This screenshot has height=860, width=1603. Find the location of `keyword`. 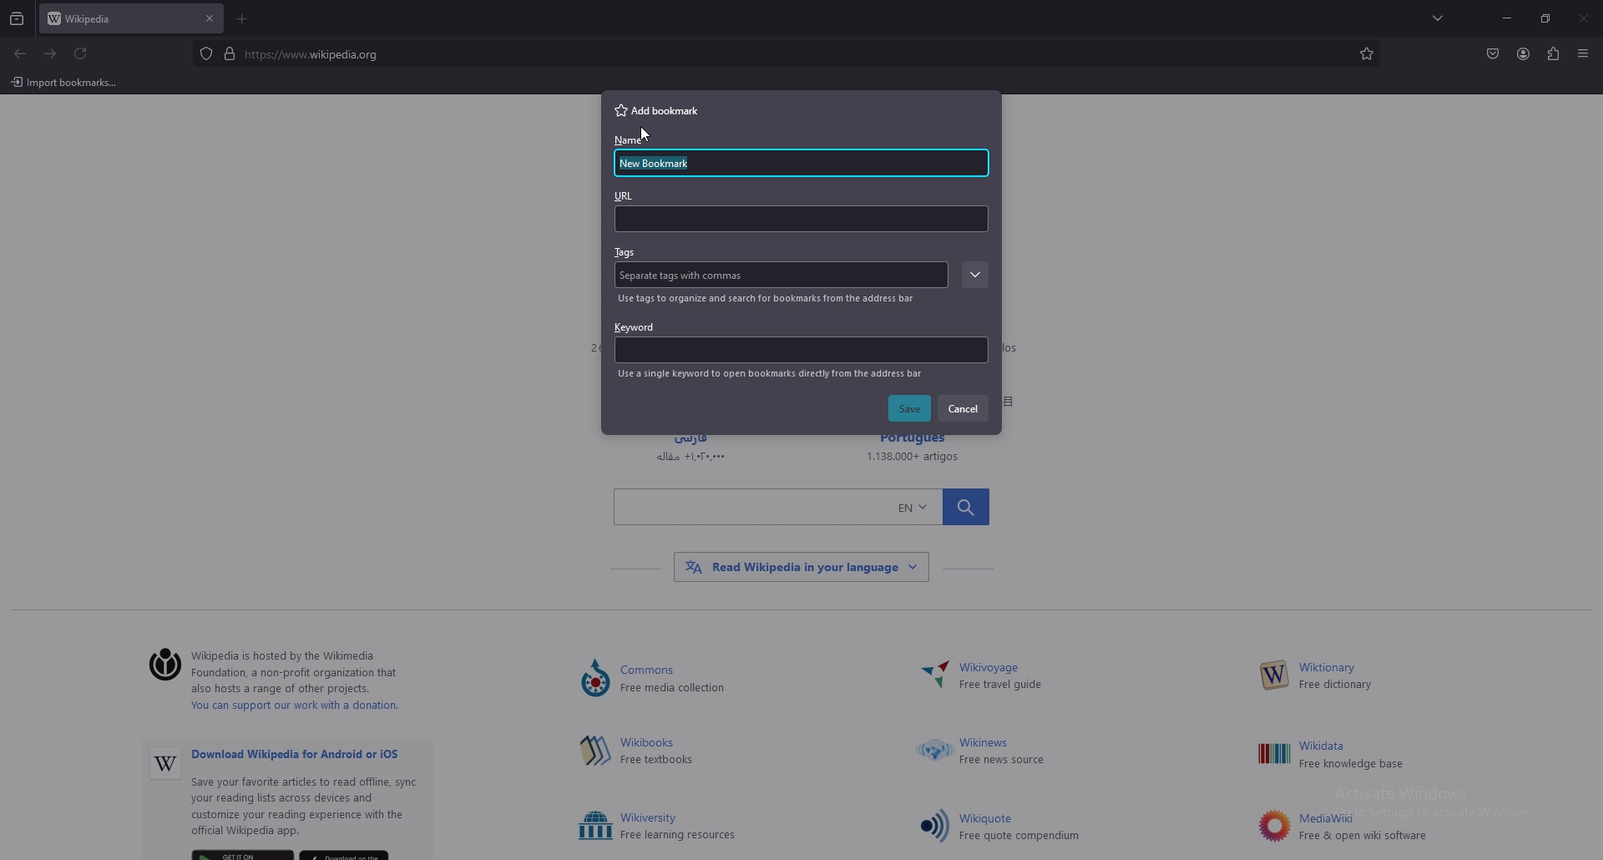

keyword is located at coordinates (801, 341).